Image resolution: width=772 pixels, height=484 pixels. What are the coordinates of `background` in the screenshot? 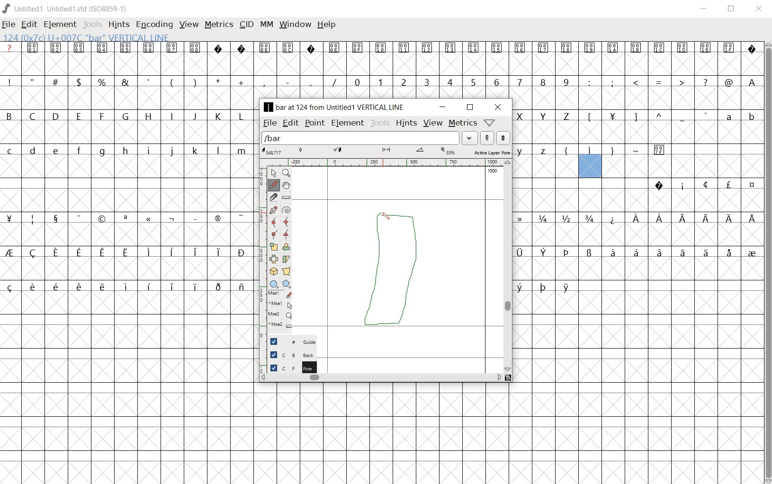 It's located at (287, 354).